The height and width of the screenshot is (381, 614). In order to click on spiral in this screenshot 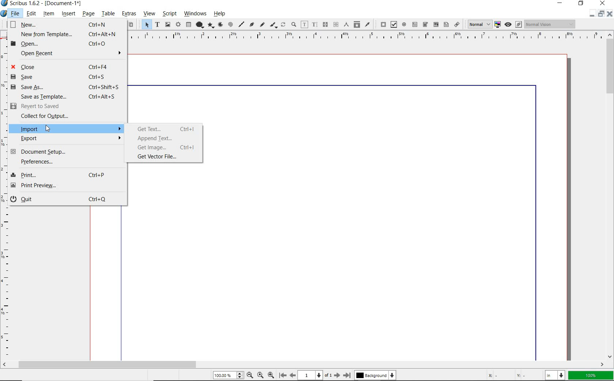, I will do `click(231, 24)`.